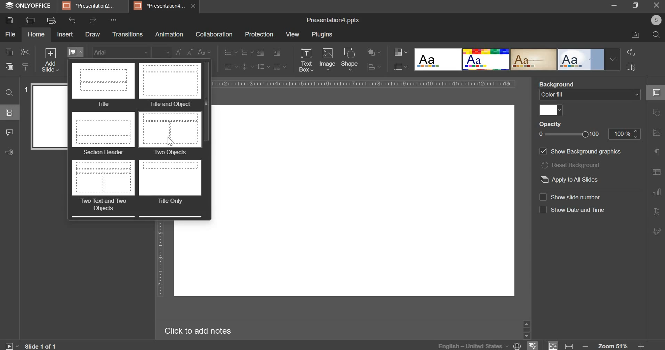 This screenshot has width=665, height=350. What do you see at coordinates (613, 346) in the screenshot?
I see `zoom 51%` at bounding box center [613, 346].